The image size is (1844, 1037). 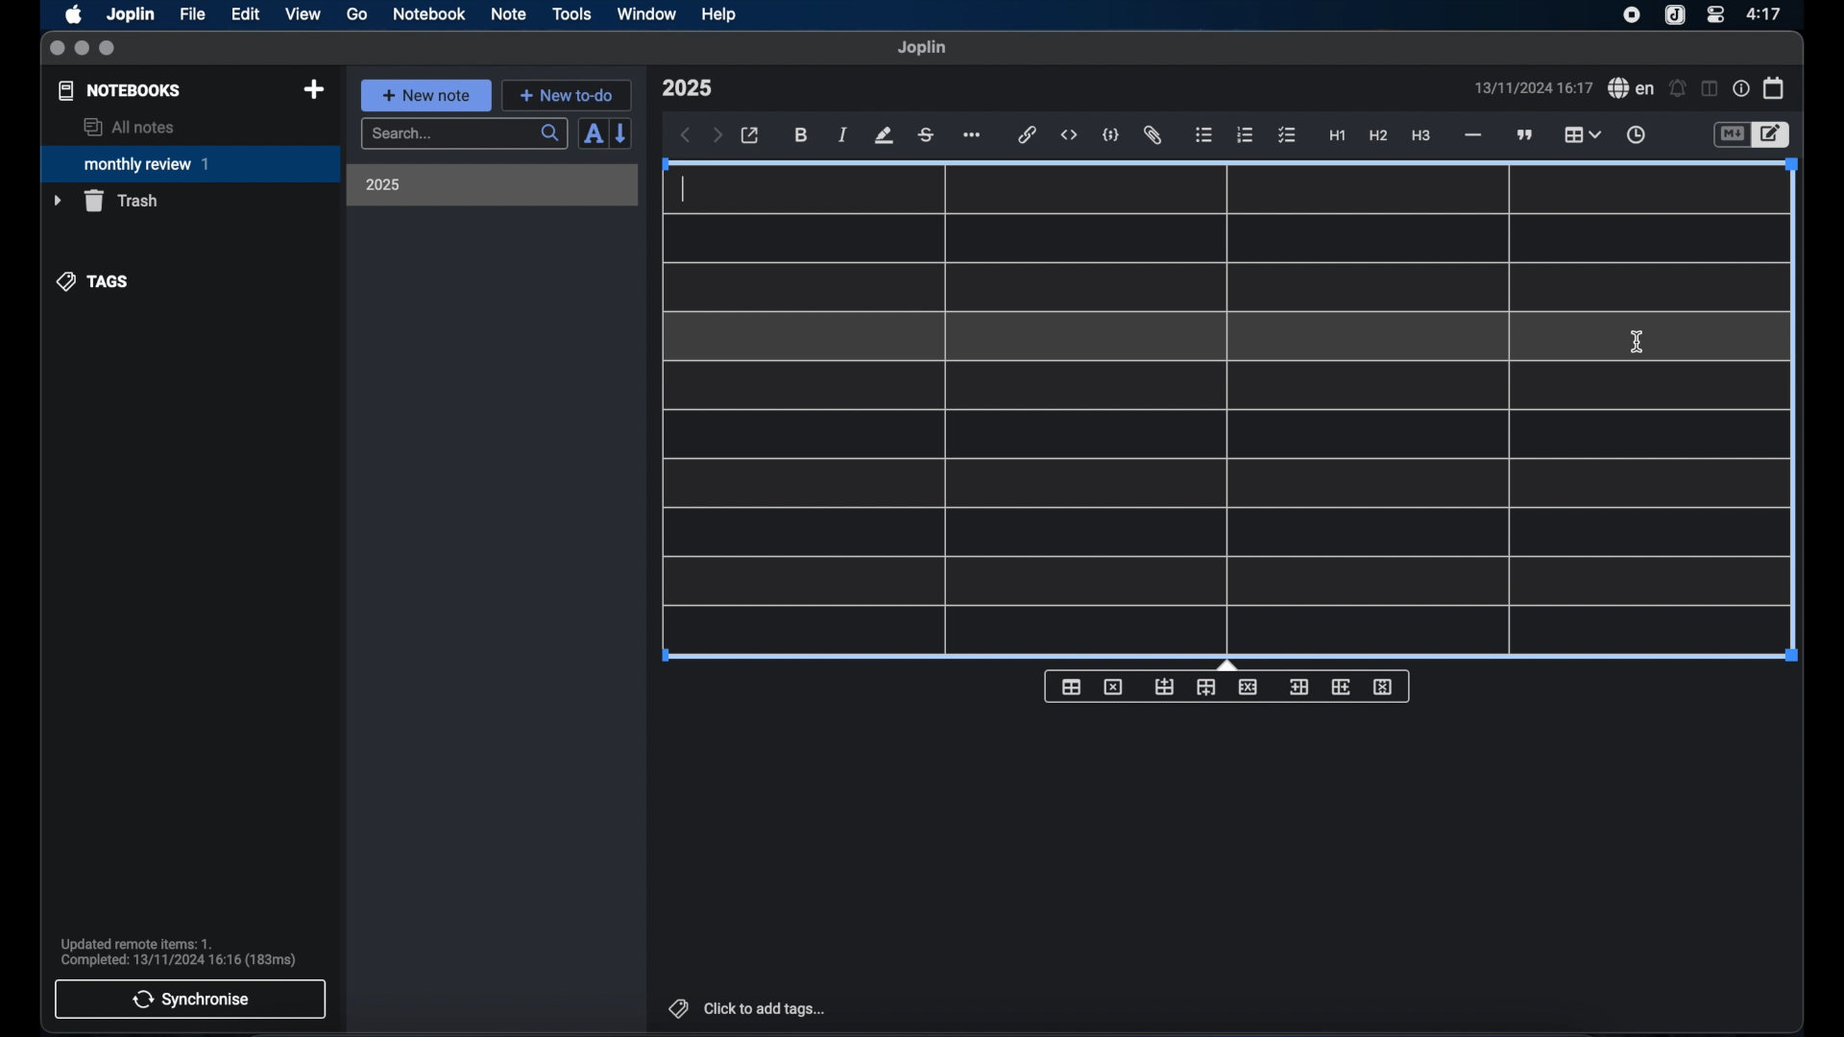 I want to click on click to add tags, so click(x=749, y=1008).